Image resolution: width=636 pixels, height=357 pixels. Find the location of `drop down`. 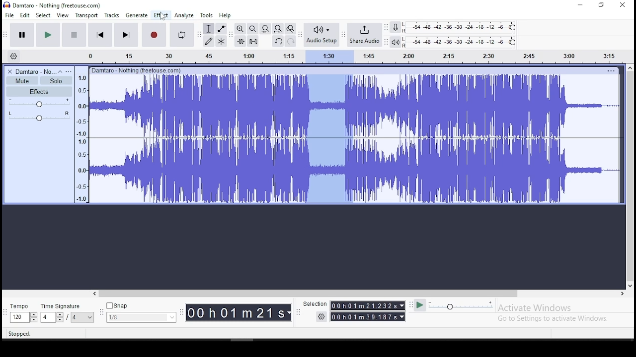

drop down is located at coordinates (290, 313).